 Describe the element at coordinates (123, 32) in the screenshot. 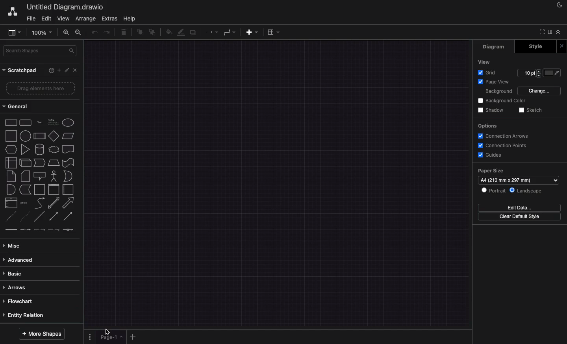

I see `delete` at that location.